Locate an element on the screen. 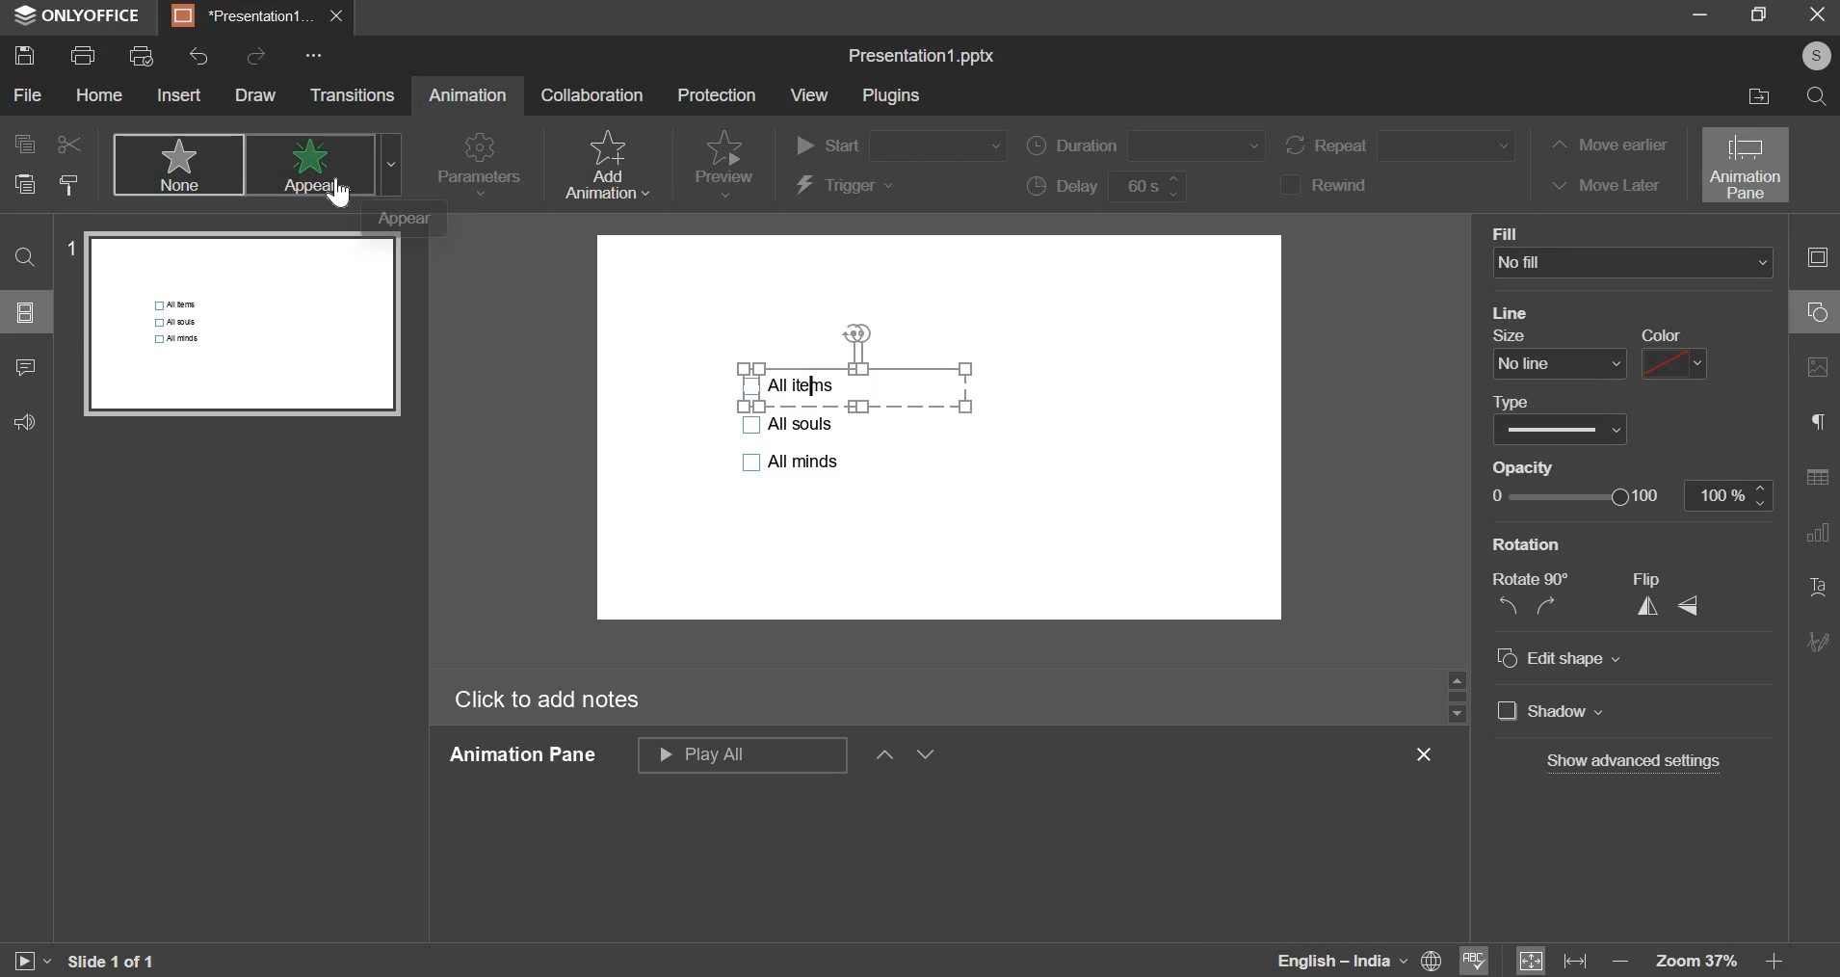  right side bar is located at coordinates (1817, 444).